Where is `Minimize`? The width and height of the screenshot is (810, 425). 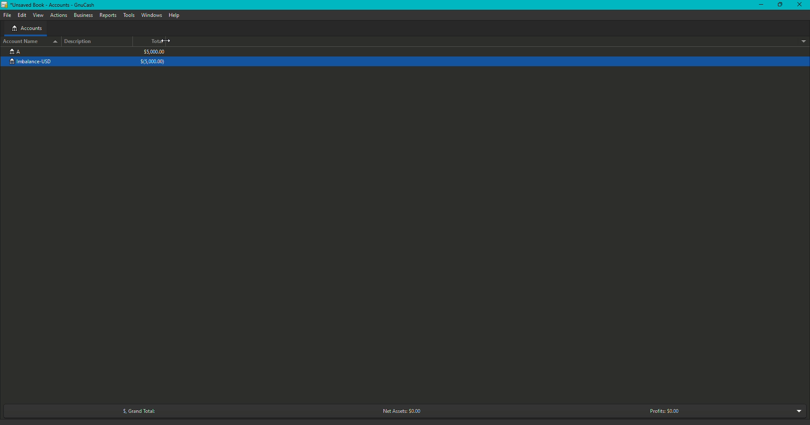
Minimize is located at coordinates (761, 5).